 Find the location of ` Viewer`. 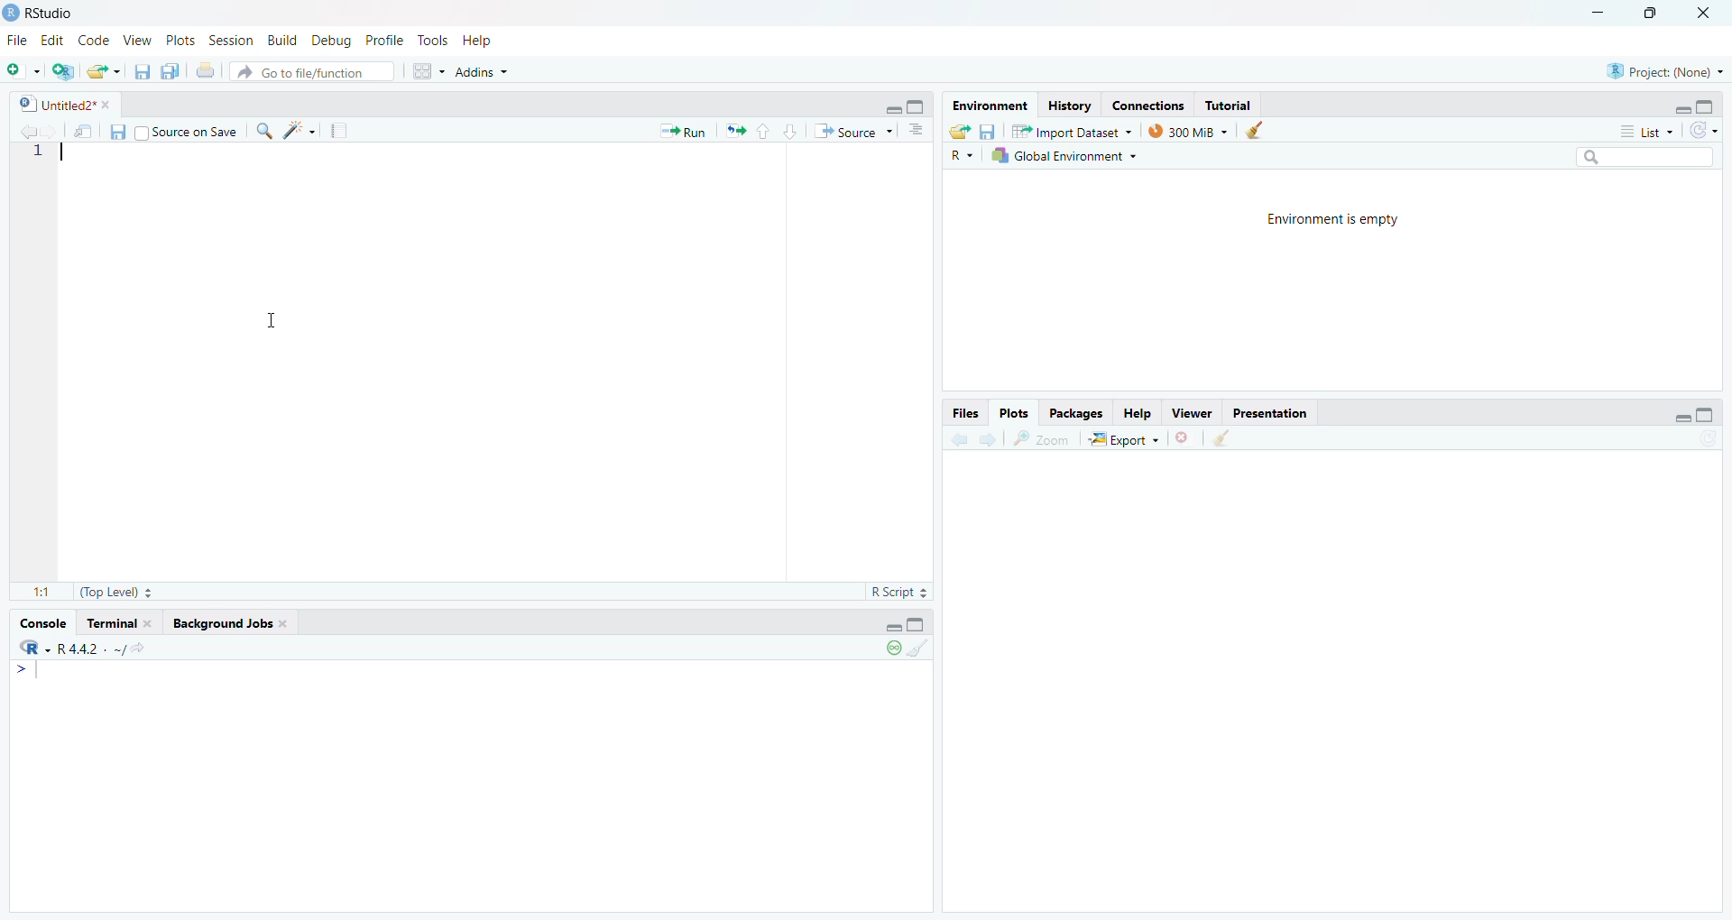

 Viewer is located at coordinates (1193, 413).